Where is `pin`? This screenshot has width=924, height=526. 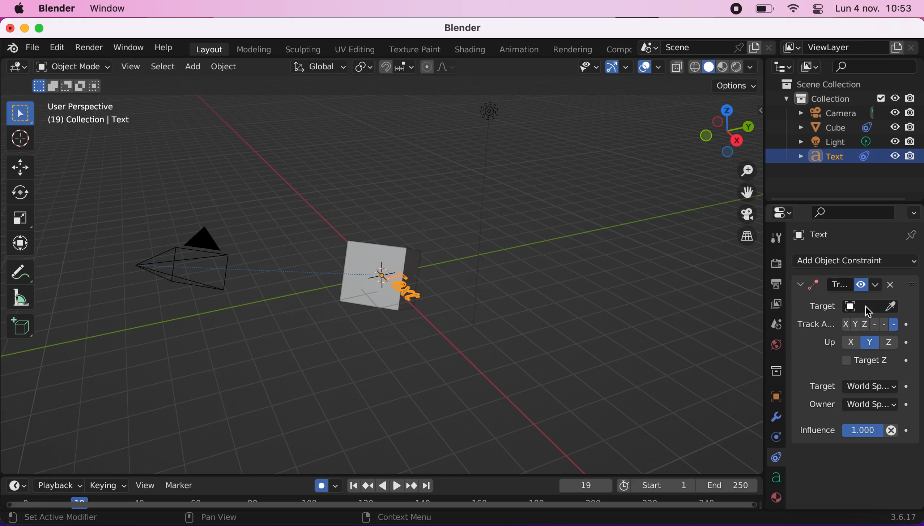
pin is located at coordinates (911, 234).